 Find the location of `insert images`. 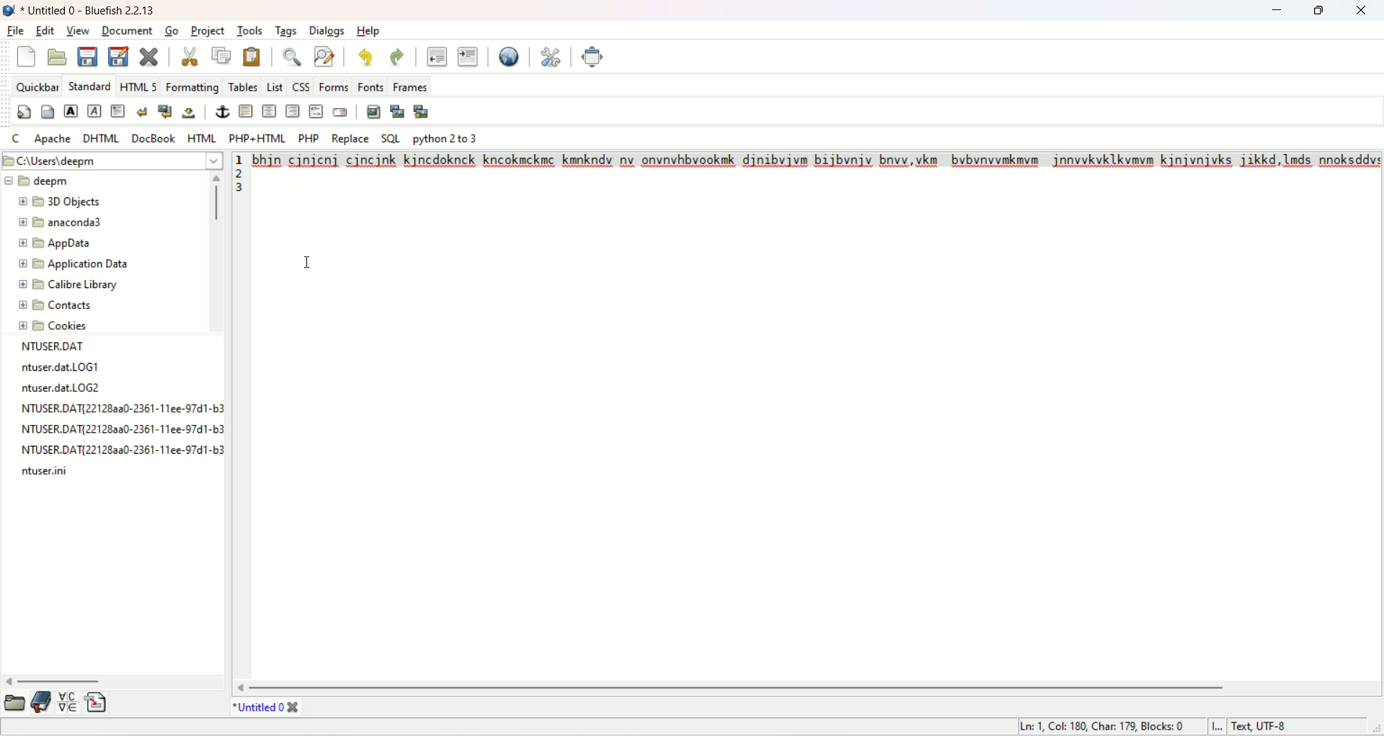

insert images is located at coordinates (372, 112).